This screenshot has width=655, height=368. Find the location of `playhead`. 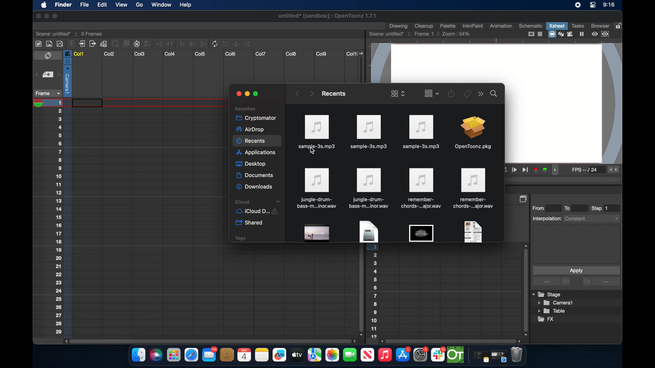

playhead is located at coordinates (41, 103).